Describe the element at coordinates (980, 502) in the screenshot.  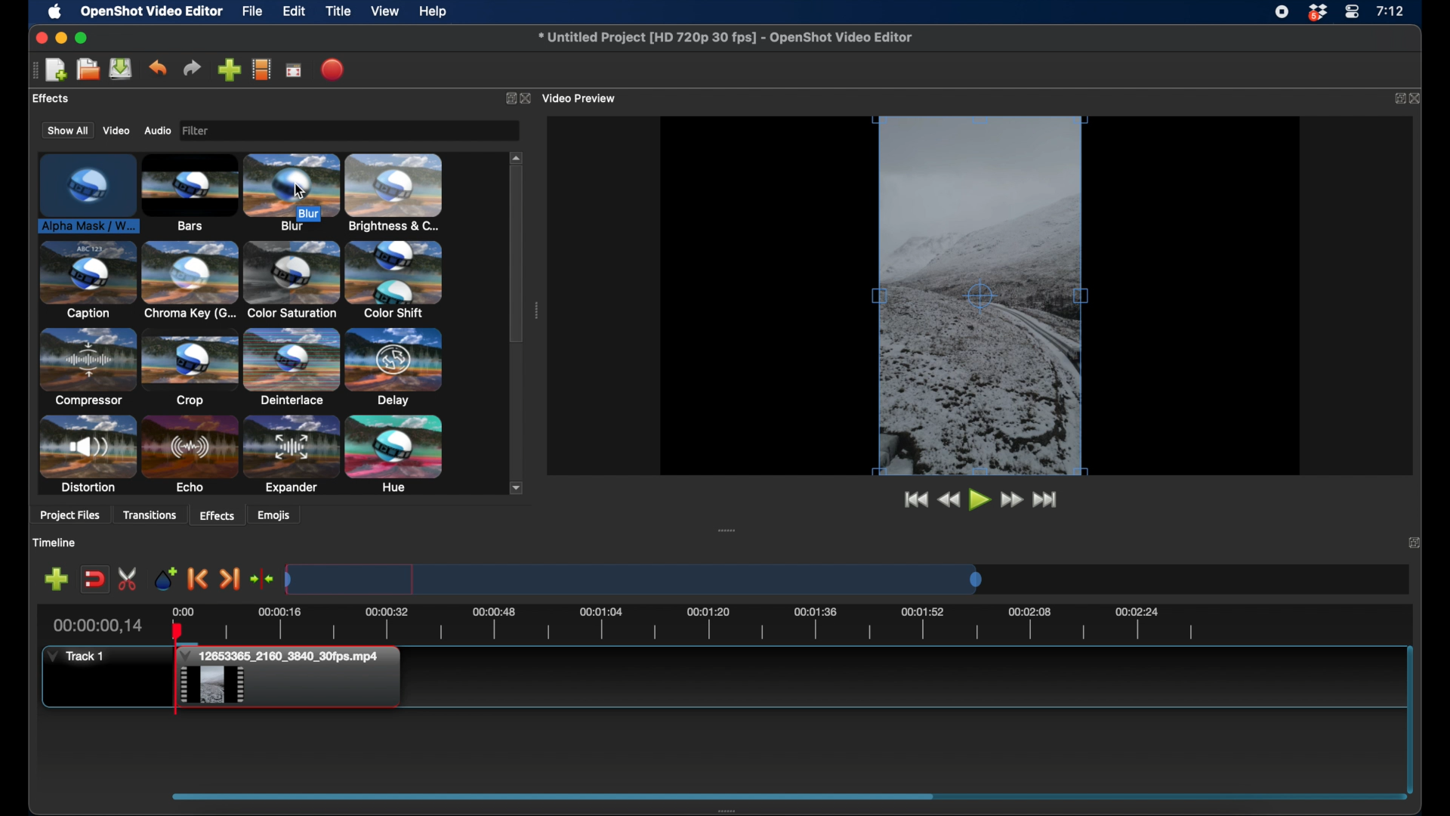
I see `play` at that location.